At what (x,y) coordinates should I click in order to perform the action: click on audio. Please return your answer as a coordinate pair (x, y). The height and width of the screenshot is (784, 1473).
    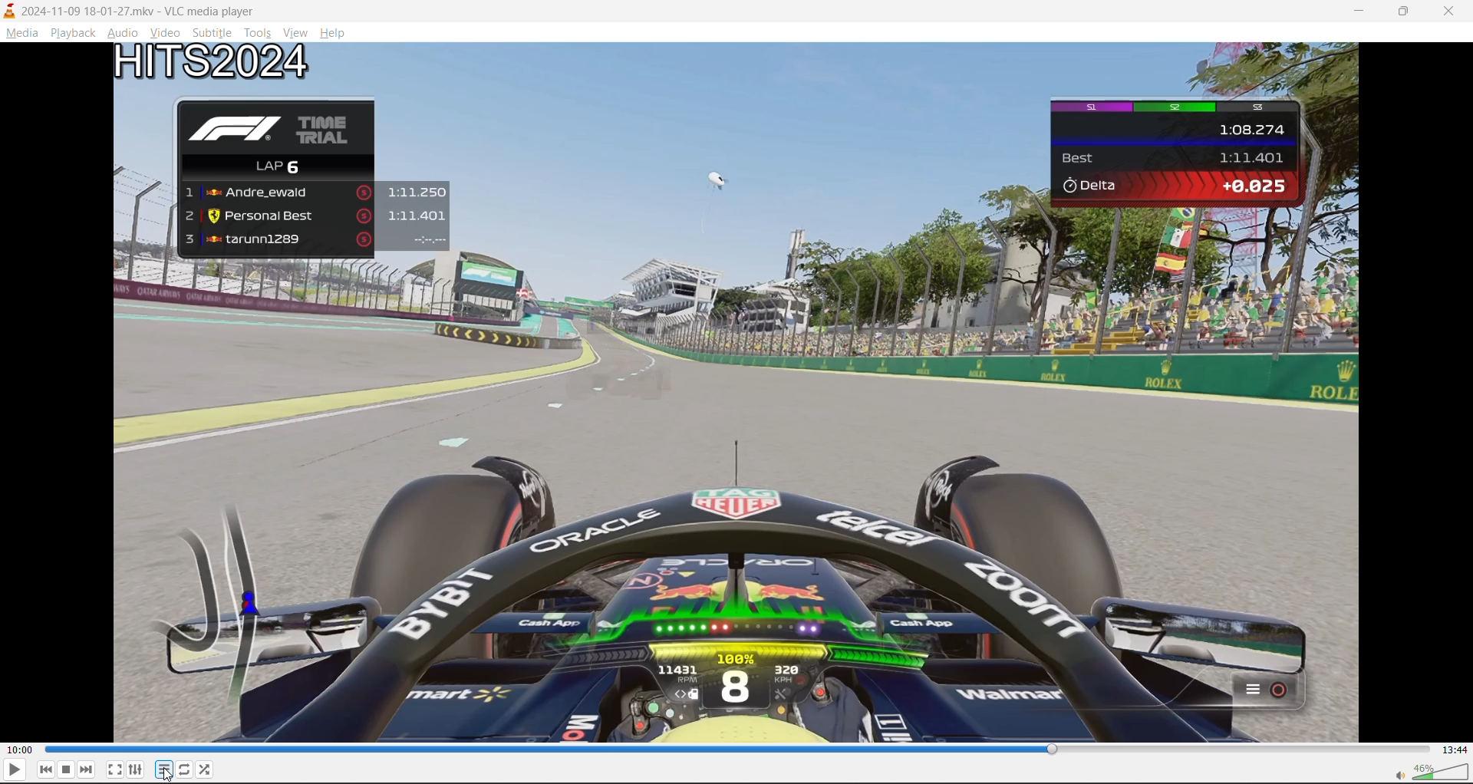
    Looking at the image, I should click on (122, 32).